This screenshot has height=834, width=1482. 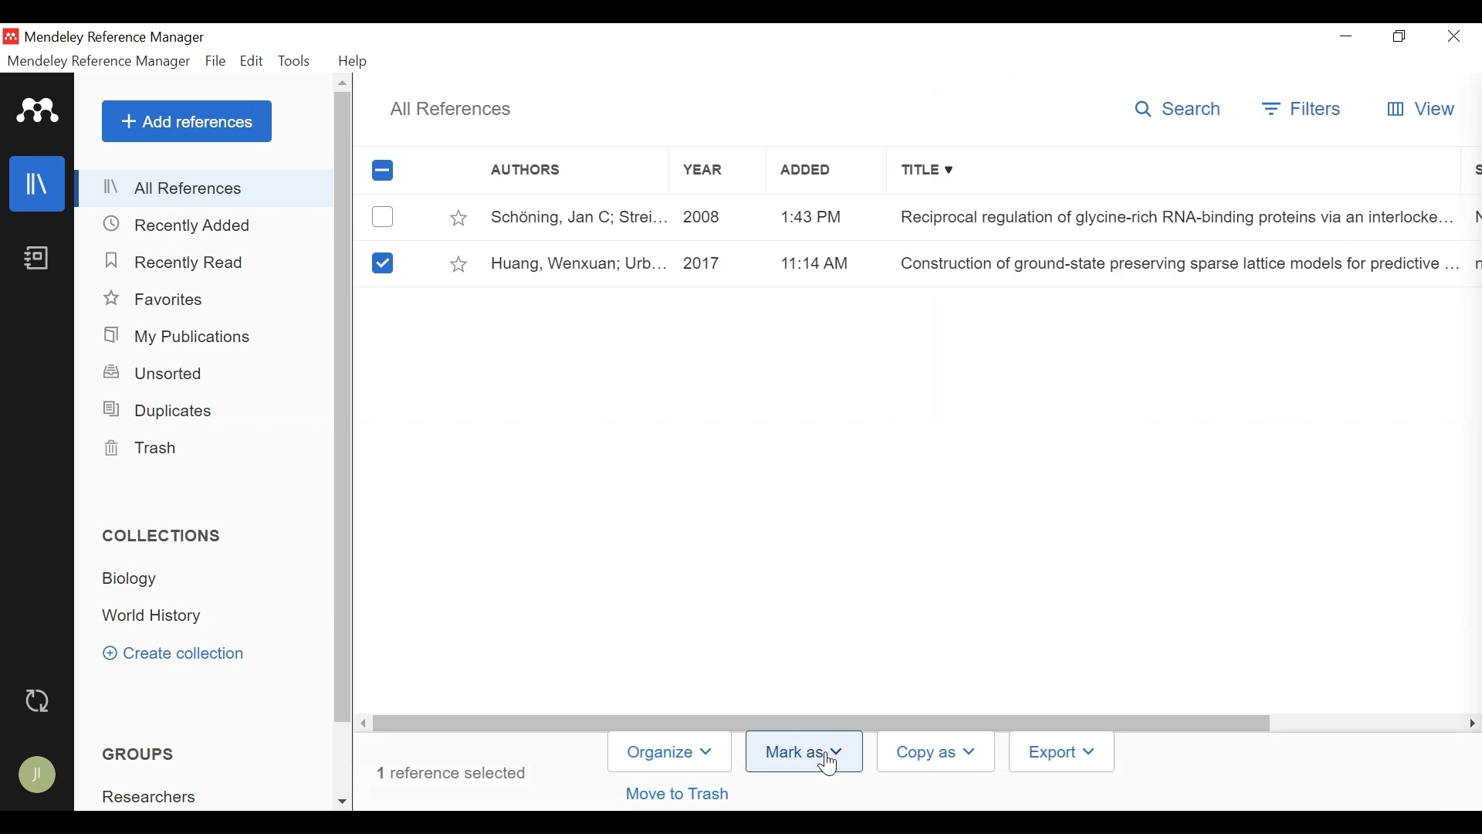 What do you see at coordinates (36, 184) in the screenshot?
I see `Library` at bounding box center [36, 184].